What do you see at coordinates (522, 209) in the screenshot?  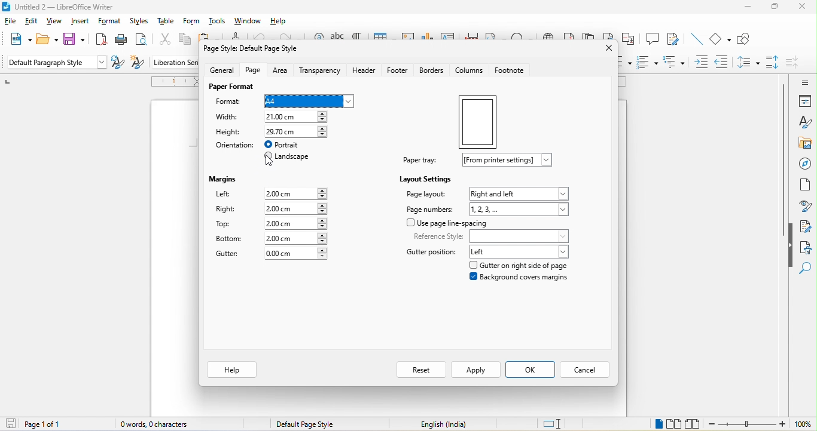 I see `1,2,3` at bounding box center [522, 209].